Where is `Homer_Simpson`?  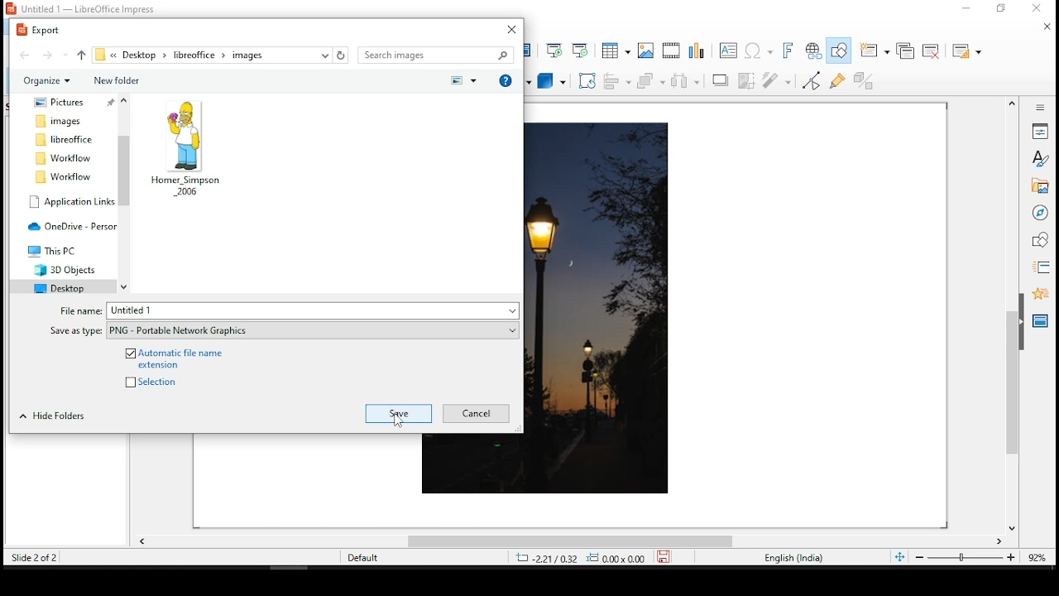
Homer_Simpson is located at coordinates (187, 148).